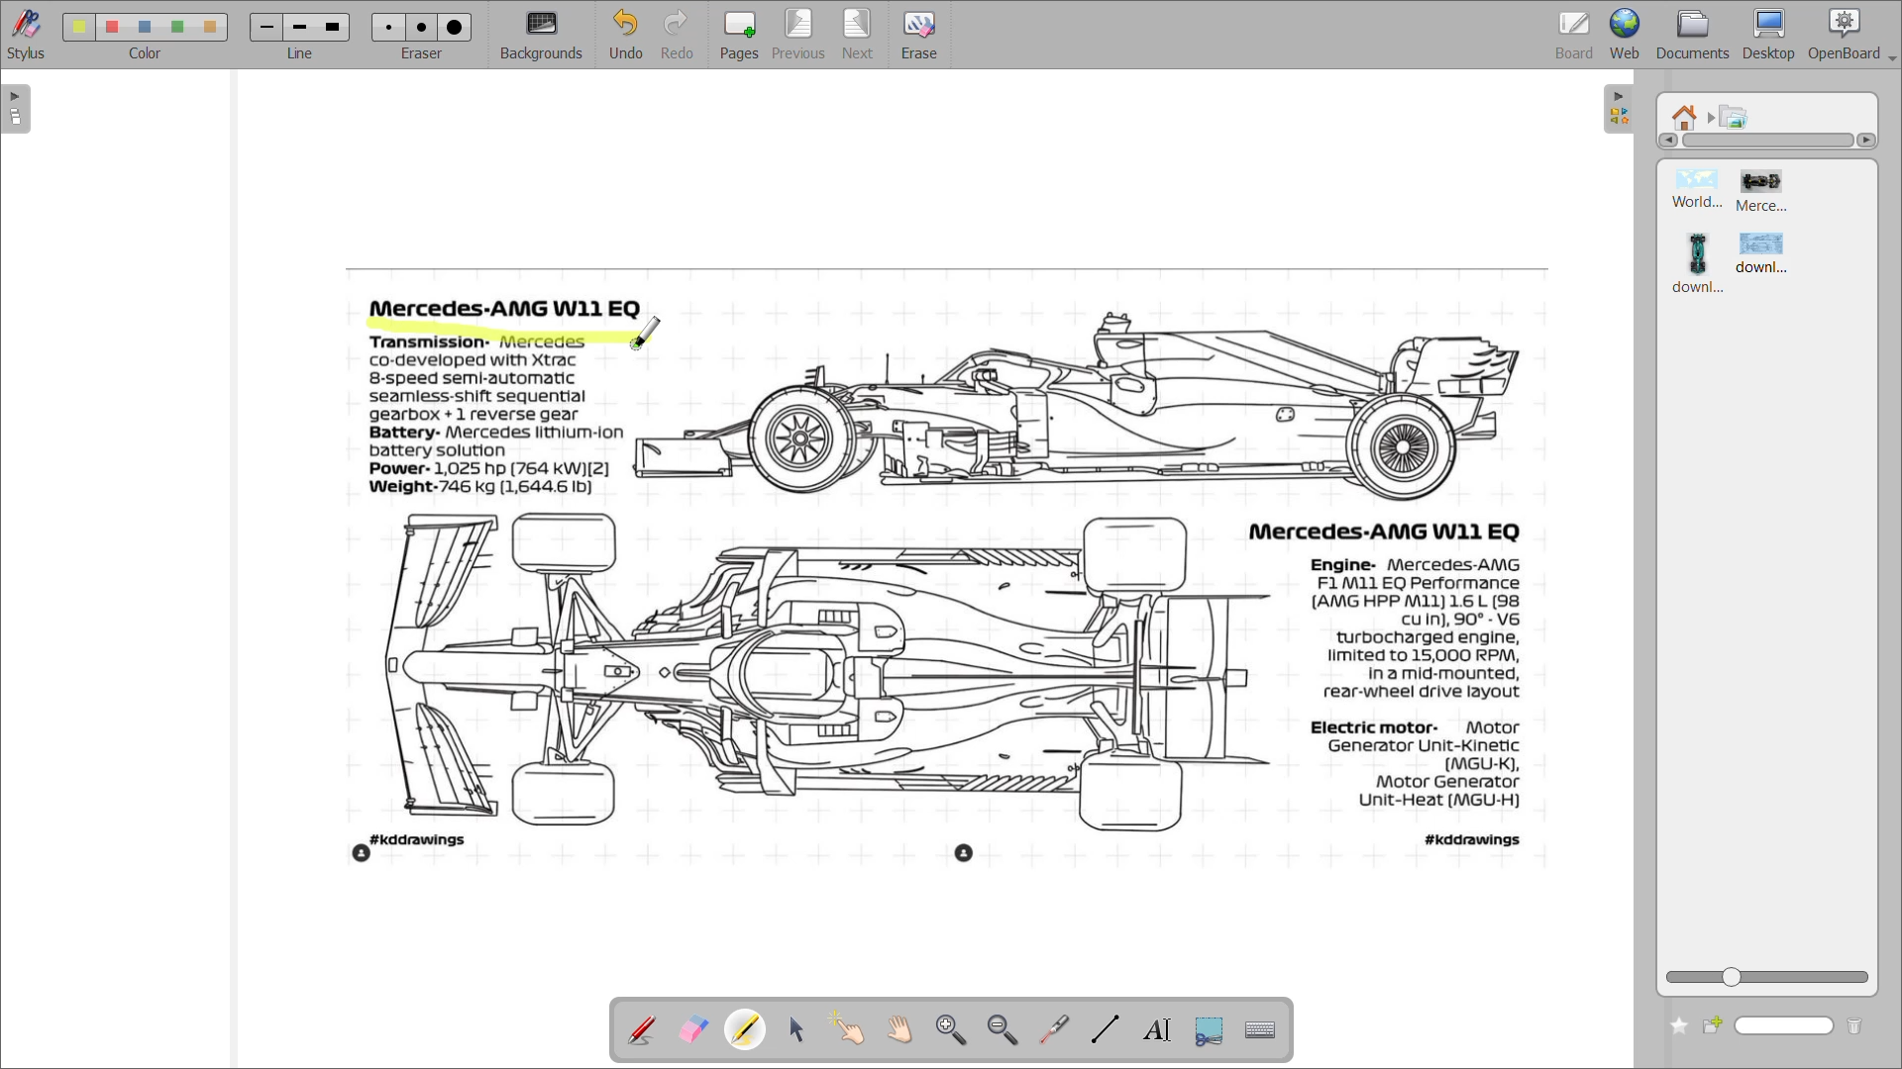 This screenshot has width=1902, height=1069. I want to click on undo, so click(624, 35).